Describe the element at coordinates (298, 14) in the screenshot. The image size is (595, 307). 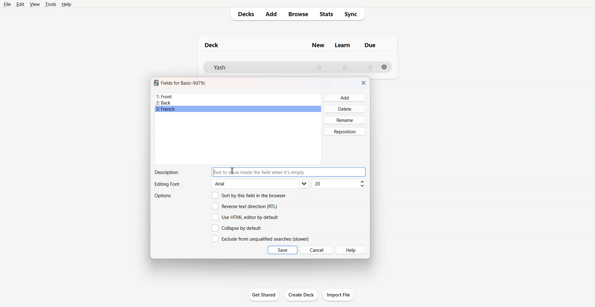
I see `Browse` at that location.